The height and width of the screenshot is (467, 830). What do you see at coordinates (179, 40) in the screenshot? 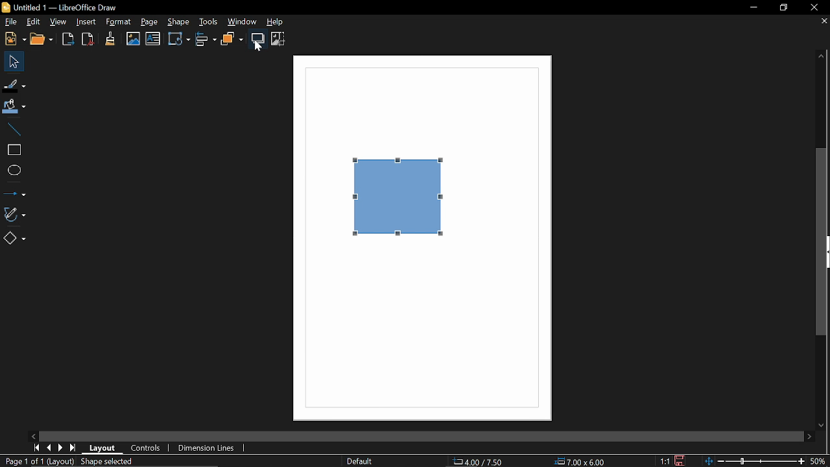
I see `Transformation` at bounding box center [179, 40].